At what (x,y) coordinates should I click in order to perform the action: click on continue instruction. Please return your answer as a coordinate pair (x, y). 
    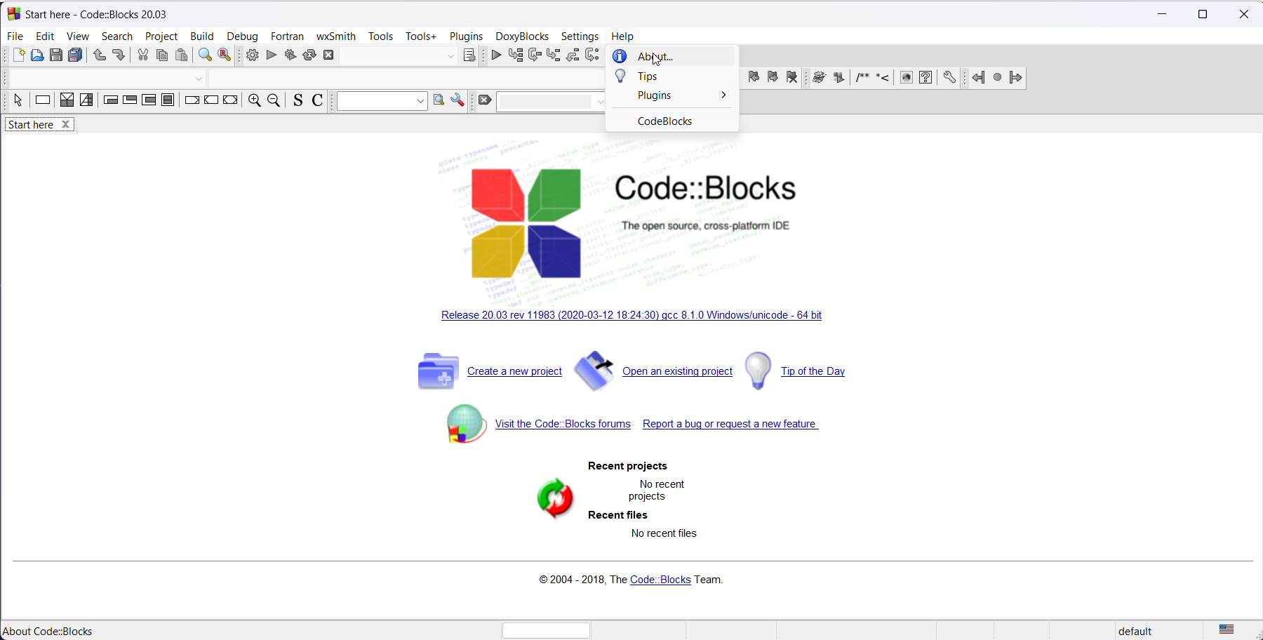
    Looking at the image, I should click on (211, 102).